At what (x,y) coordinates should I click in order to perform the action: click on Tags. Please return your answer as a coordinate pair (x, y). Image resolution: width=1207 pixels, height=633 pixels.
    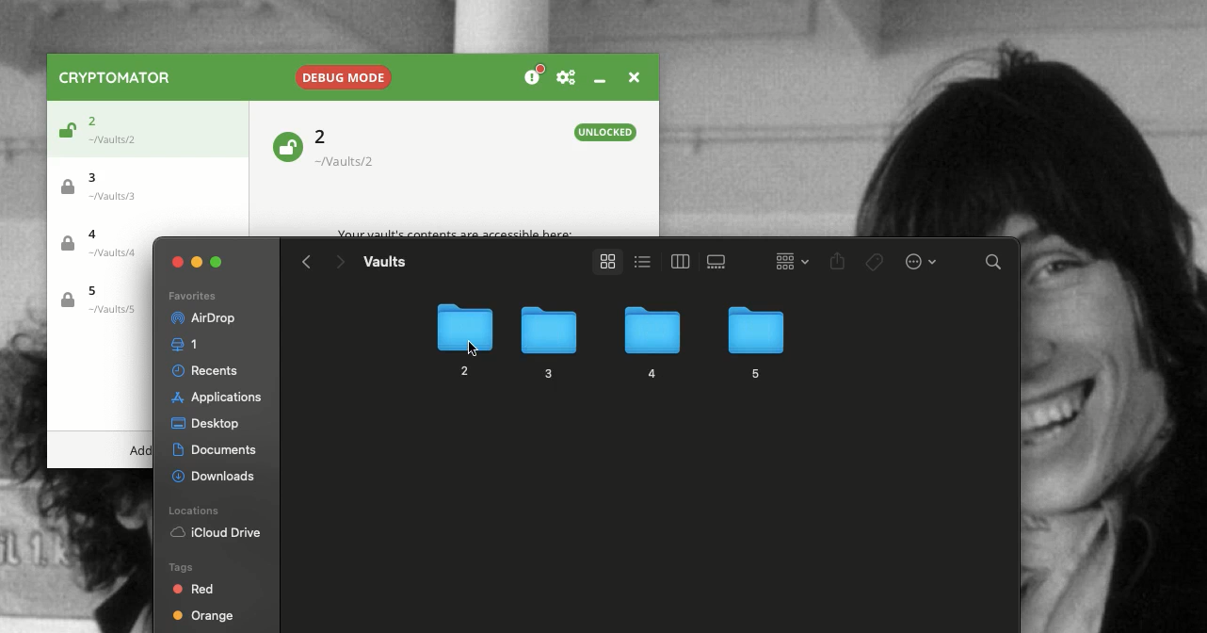
    Looking at the image, I should click on (876, 262).